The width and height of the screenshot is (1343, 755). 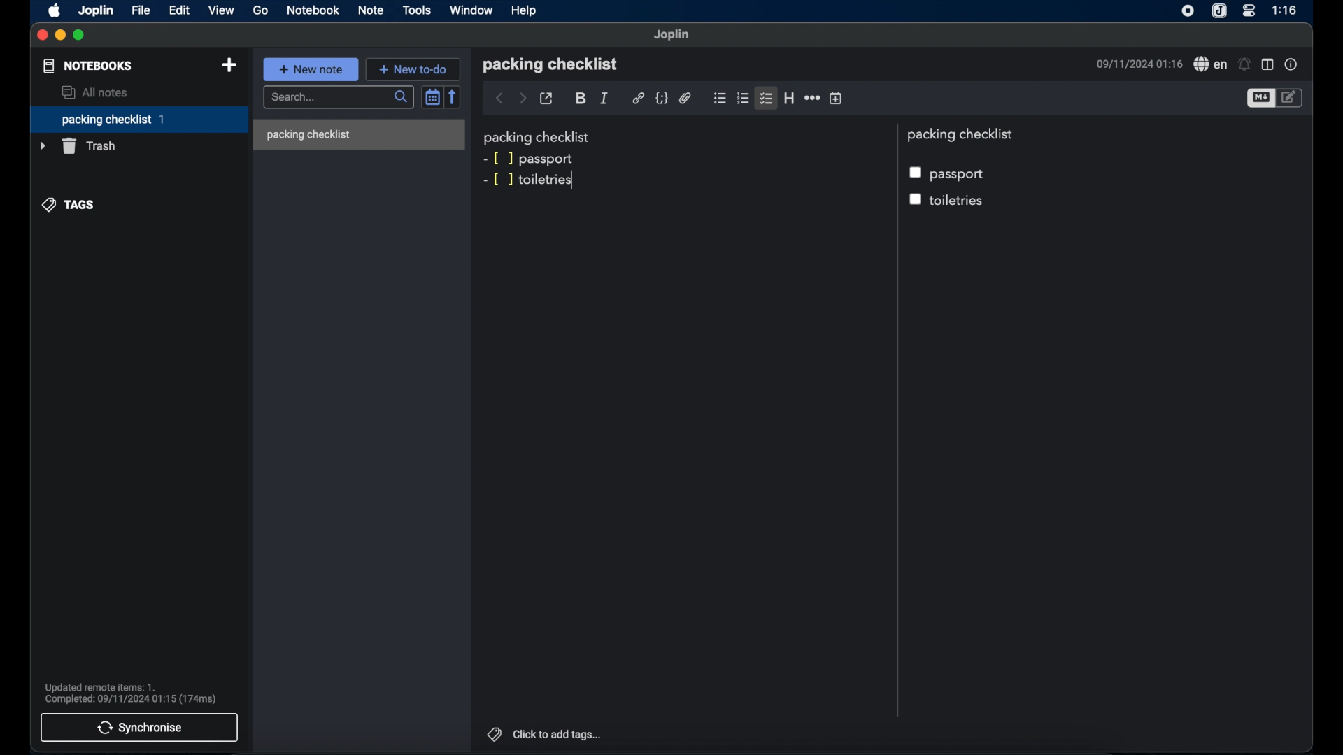 I want to click on new note, so click(x=311, y=69).